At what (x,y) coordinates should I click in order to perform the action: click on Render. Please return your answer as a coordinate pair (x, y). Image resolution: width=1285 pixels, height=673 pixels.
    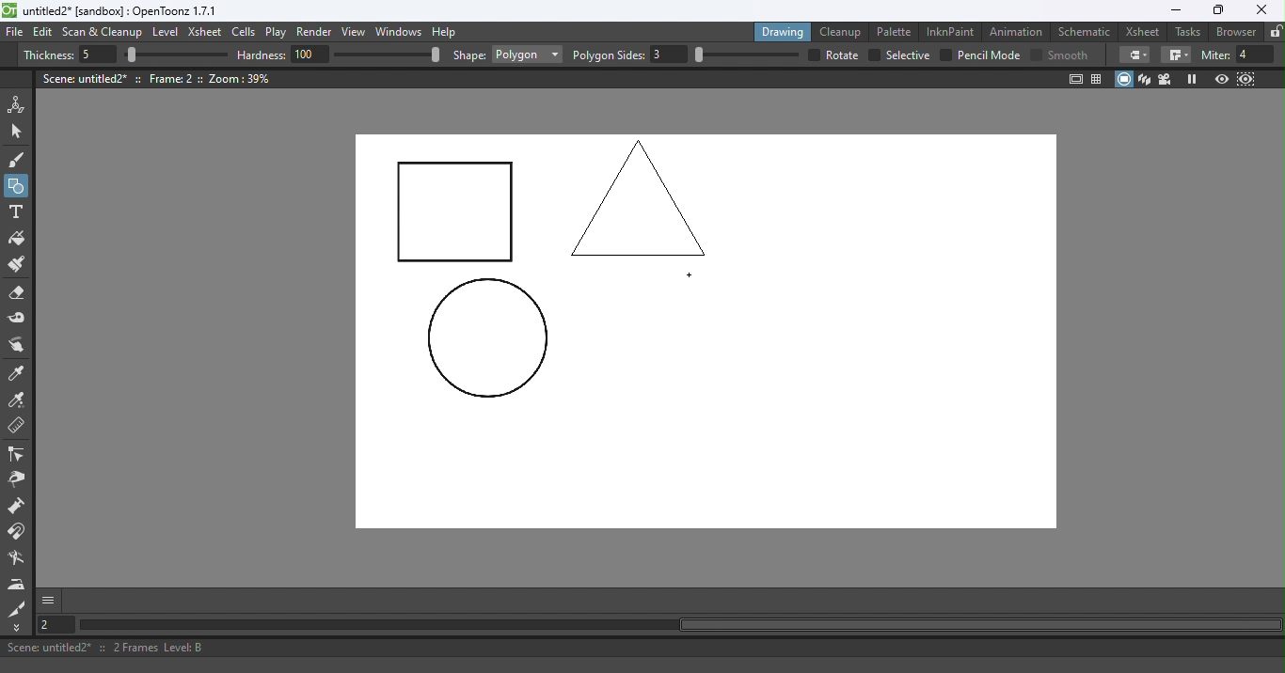
    Looking at the image, I should click on (317, 33).